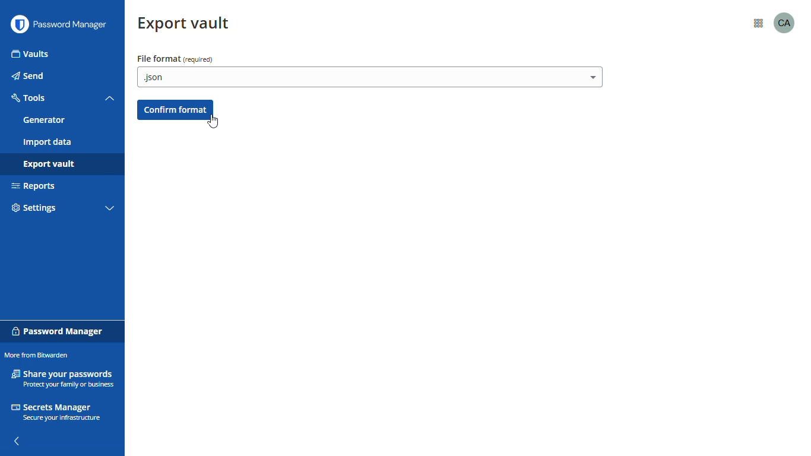 This screenshot has width=811, height=456. Describe the element at coordinates (44, 120) in the screenshot. I see `generator` at that location.